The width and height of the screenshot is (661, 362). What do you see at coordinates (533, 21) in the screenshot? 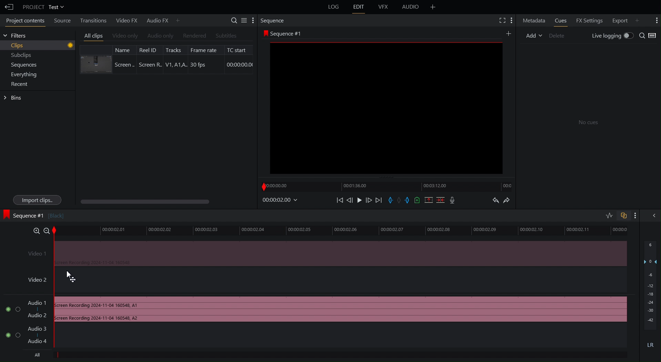
I see `Metadata` at bounding box center [533, 21].